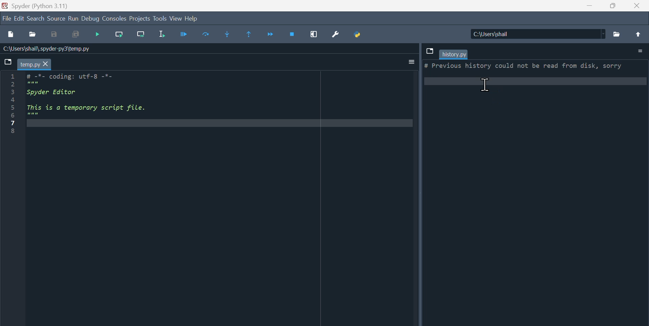  I want to click on Run, so click(73, 19).